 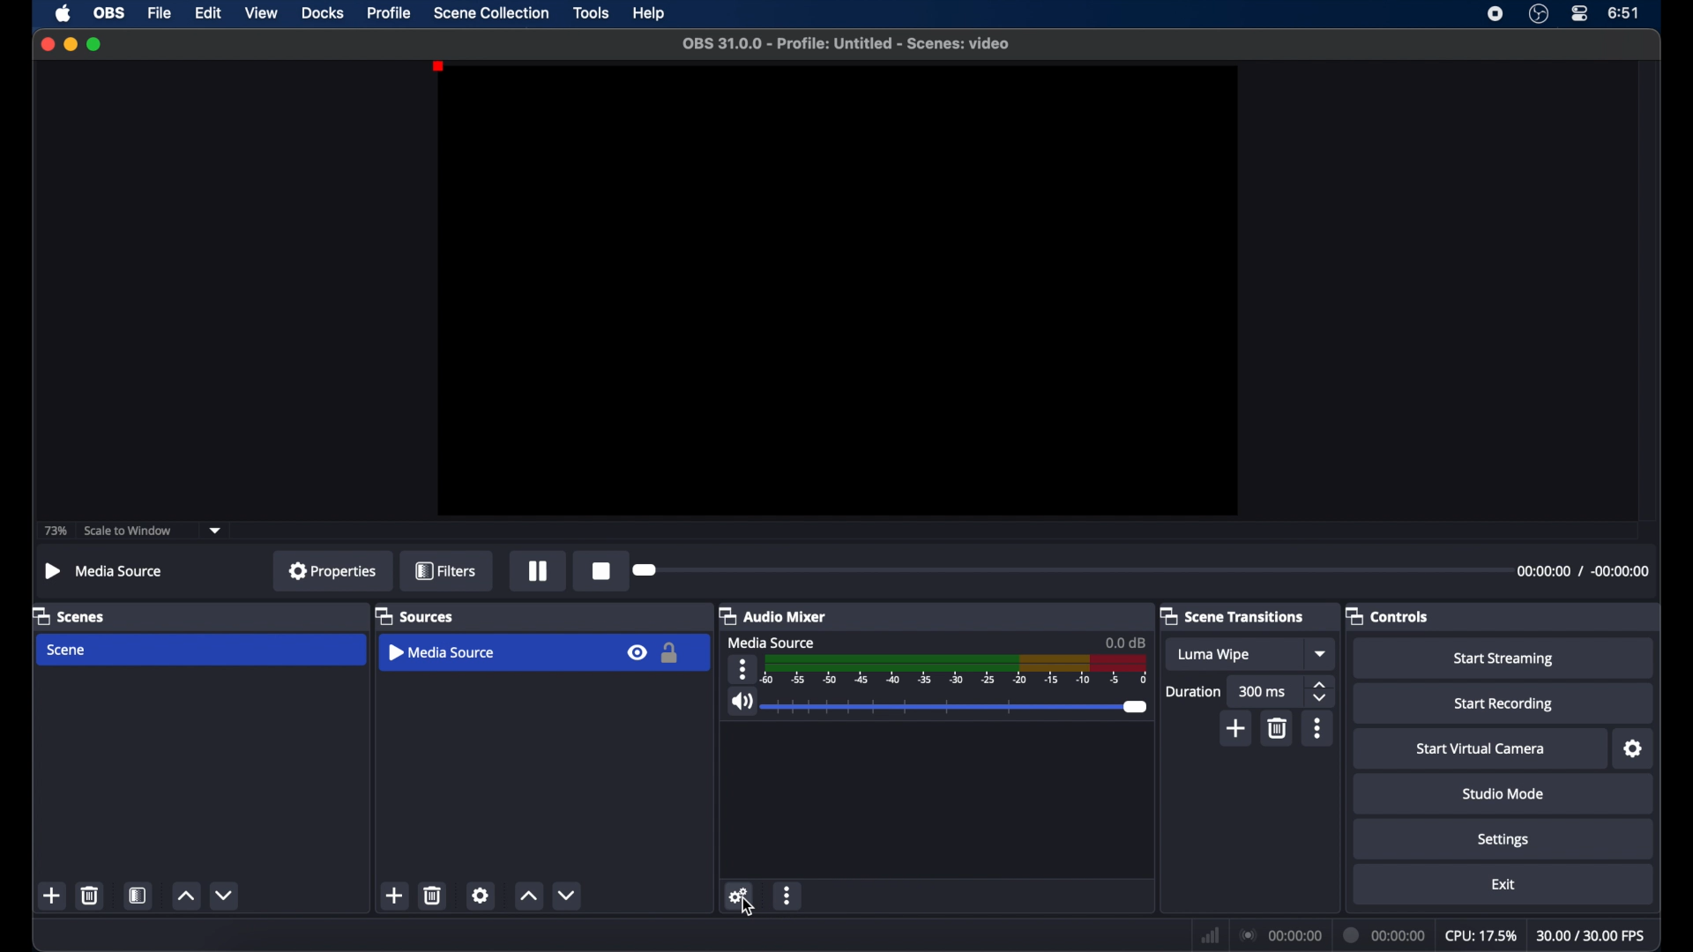 I want to click on audio mixer, so click(x=773, y=616).